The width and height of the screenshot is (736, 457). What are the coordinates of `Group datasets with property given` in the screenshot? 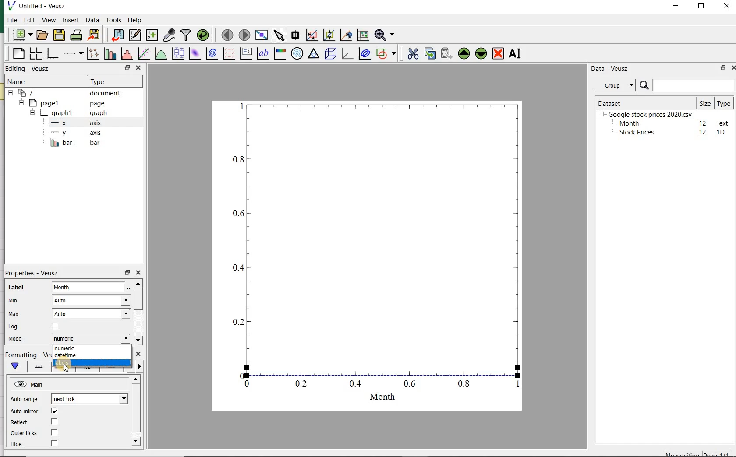 It's located at (612, 85).